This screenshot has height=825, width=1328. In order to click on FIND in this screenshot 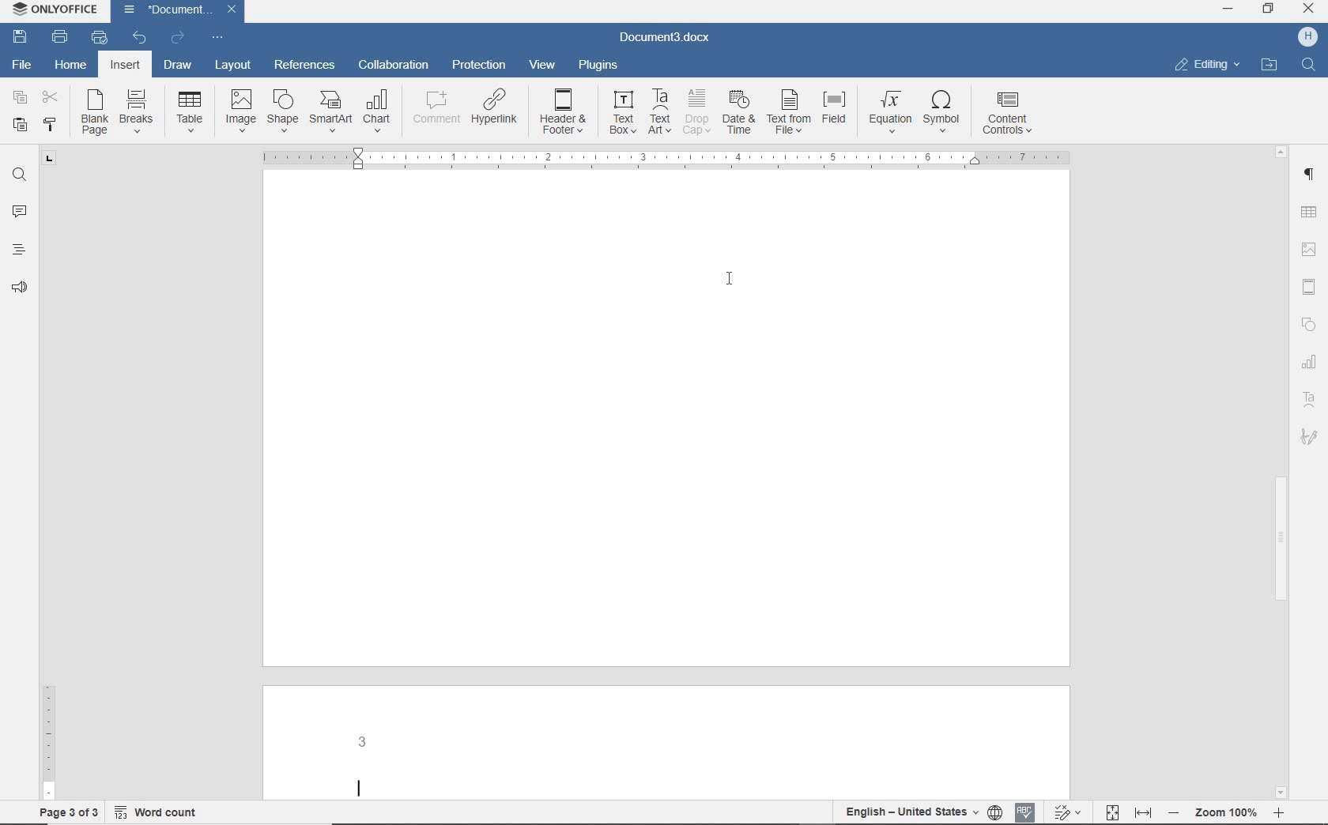, I will do `click(1308, 66)`.